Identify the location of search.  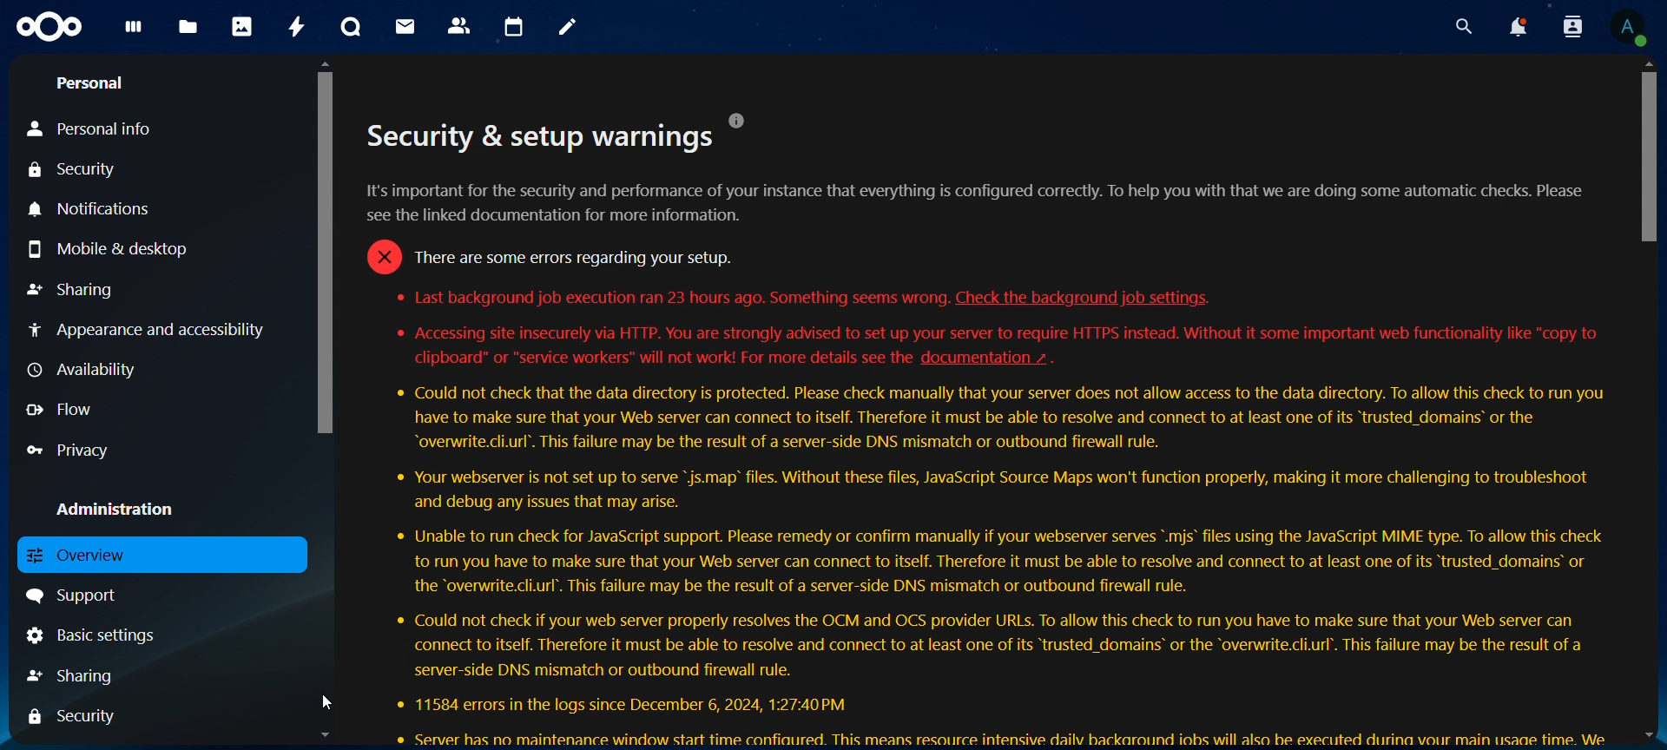
(1466, 26).